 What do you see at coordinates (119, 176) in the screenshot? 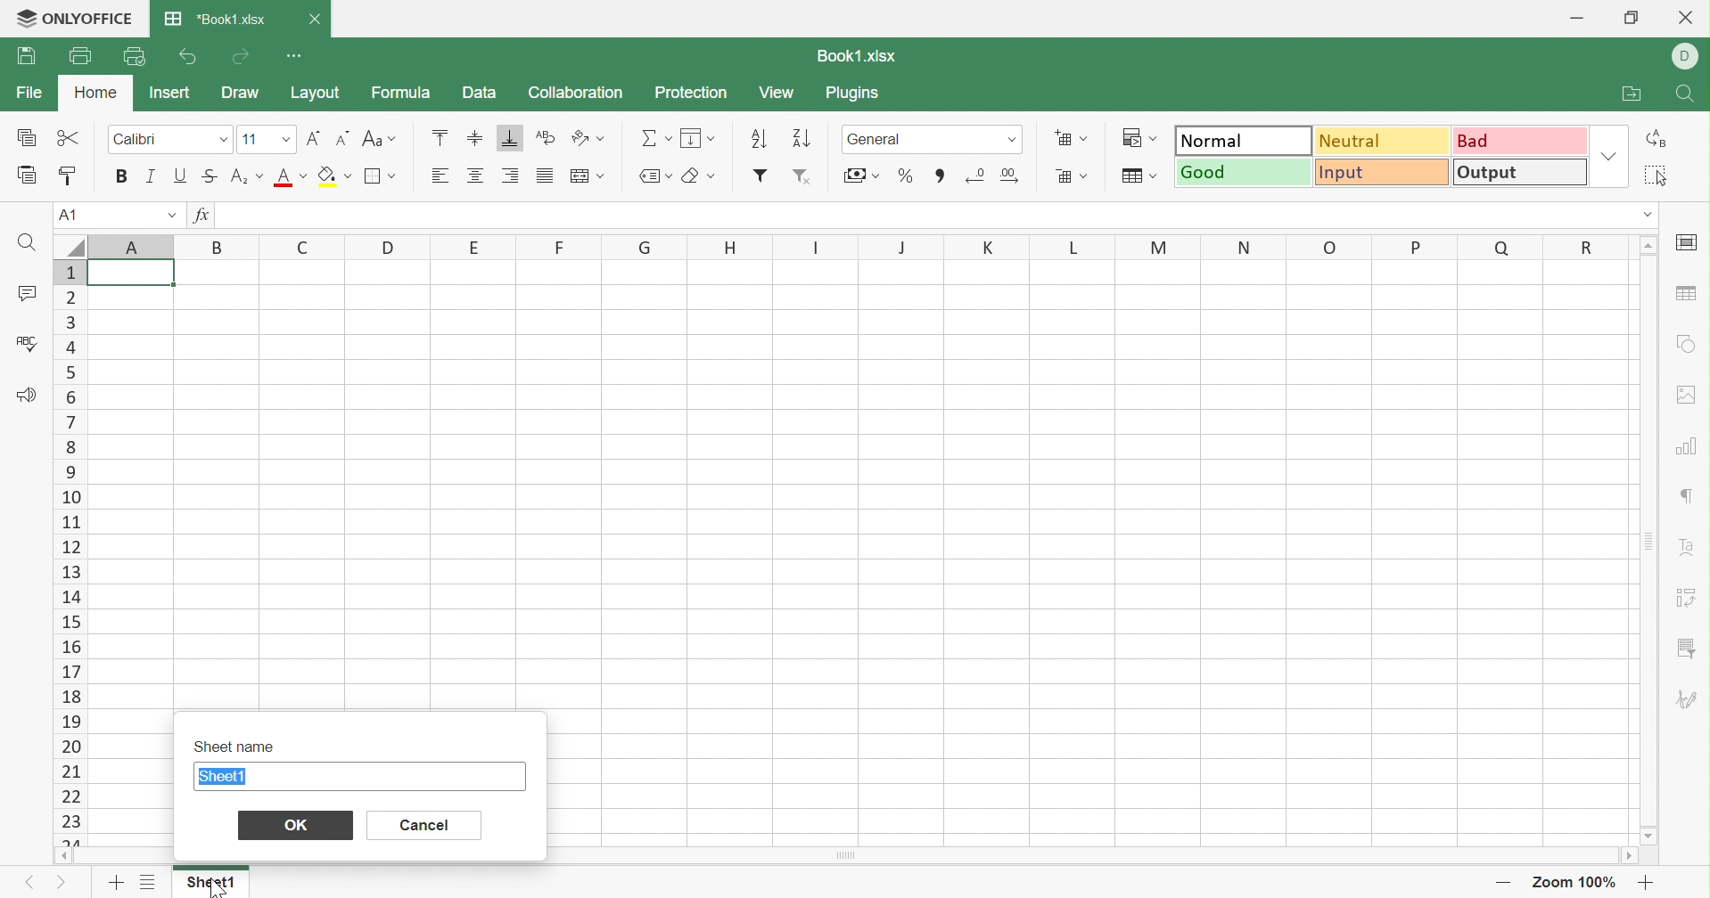
I see `Bold` at bounding box center [119, 176].